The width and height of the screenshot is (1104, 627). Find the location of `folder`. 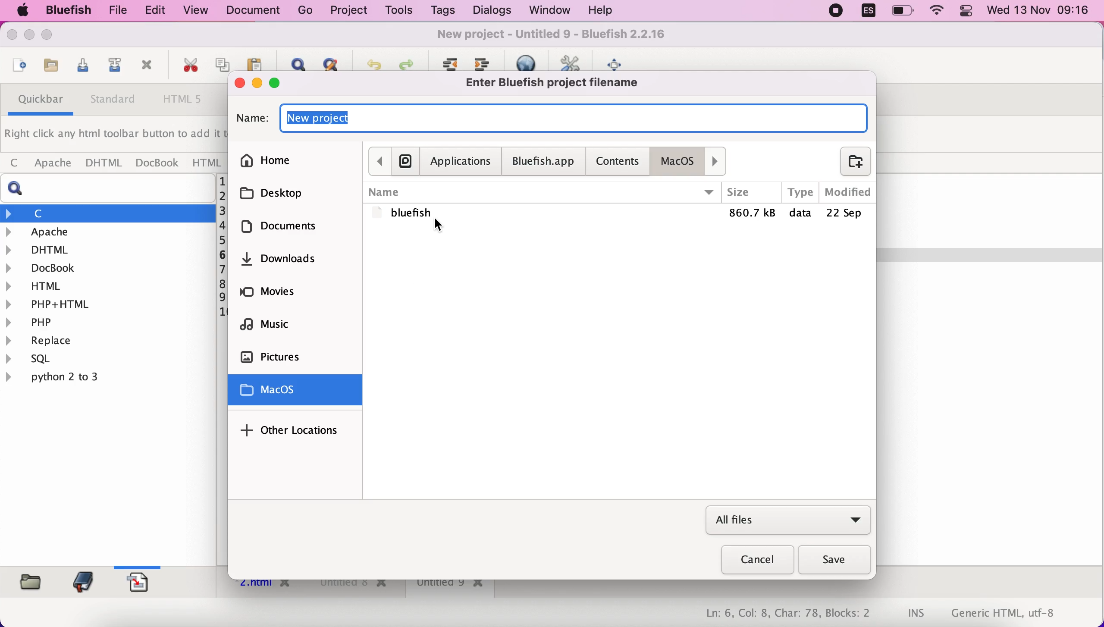

folder is located at coordinates (620, 214).